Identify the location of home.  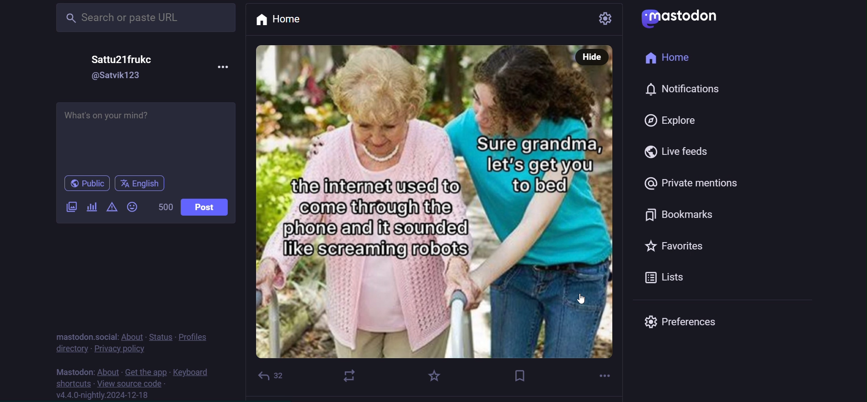
(288, 21).